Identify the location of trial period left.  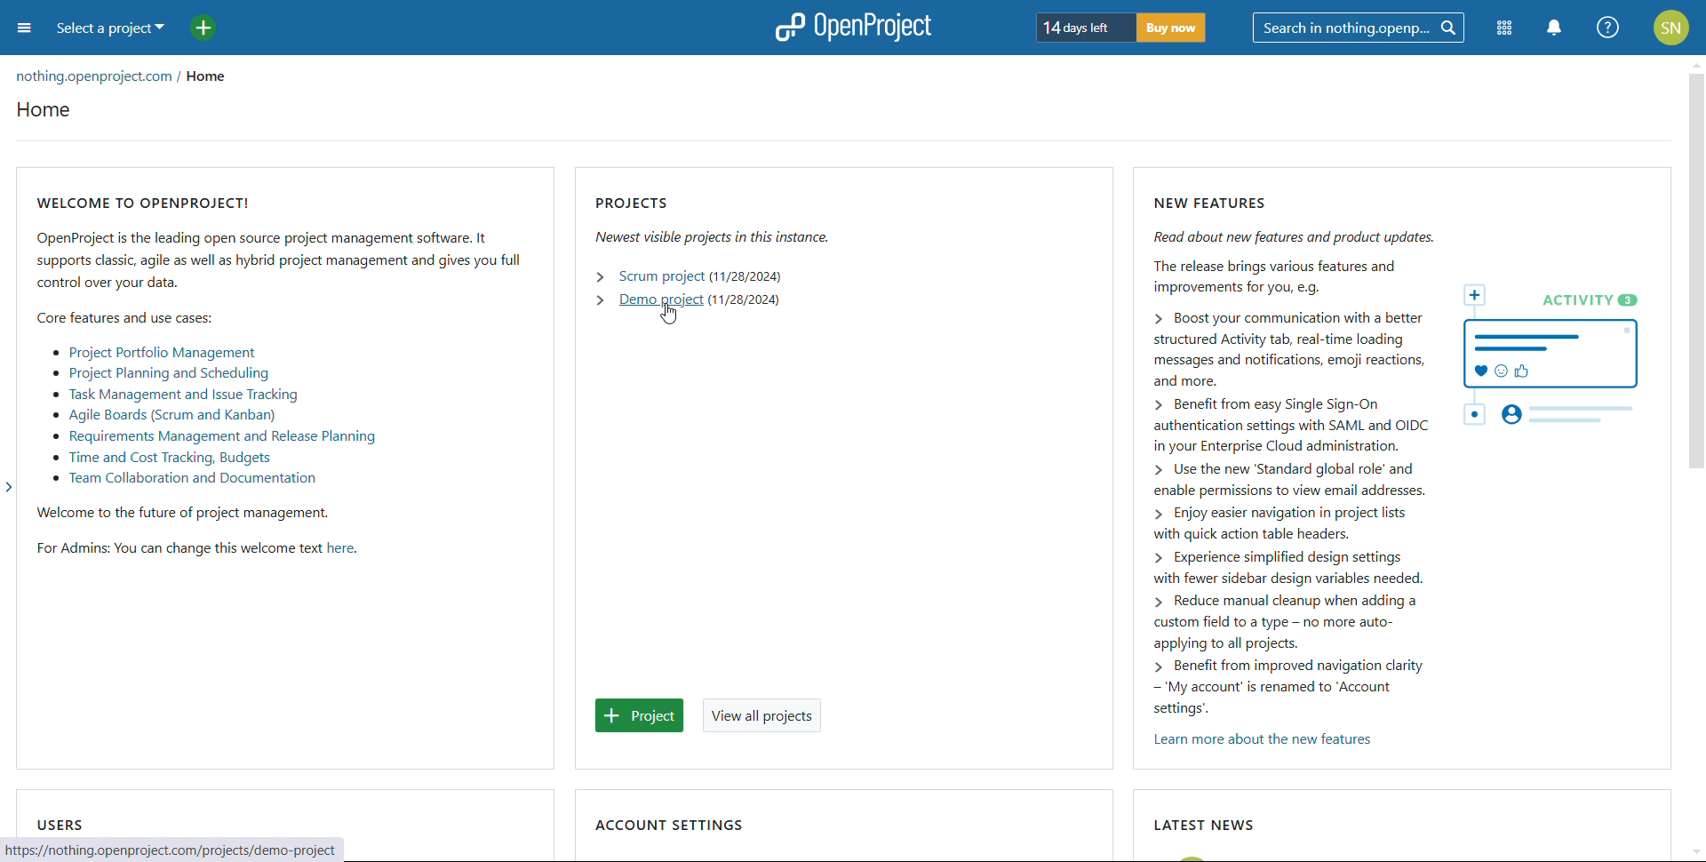
(1084, 27).